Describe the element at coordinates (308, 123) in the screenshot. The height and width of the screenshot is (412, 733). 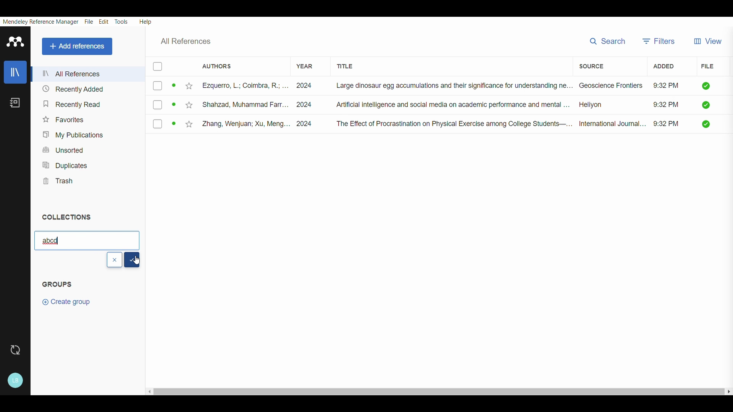
I see `2024` at that location.